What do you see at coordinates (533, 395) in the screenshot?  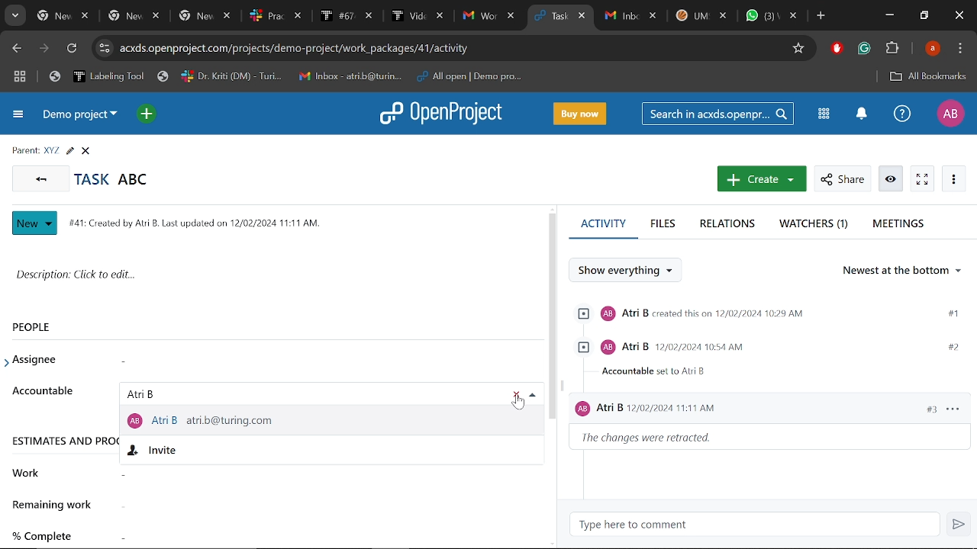 I see `Hide` at bounding box center [533, 395].